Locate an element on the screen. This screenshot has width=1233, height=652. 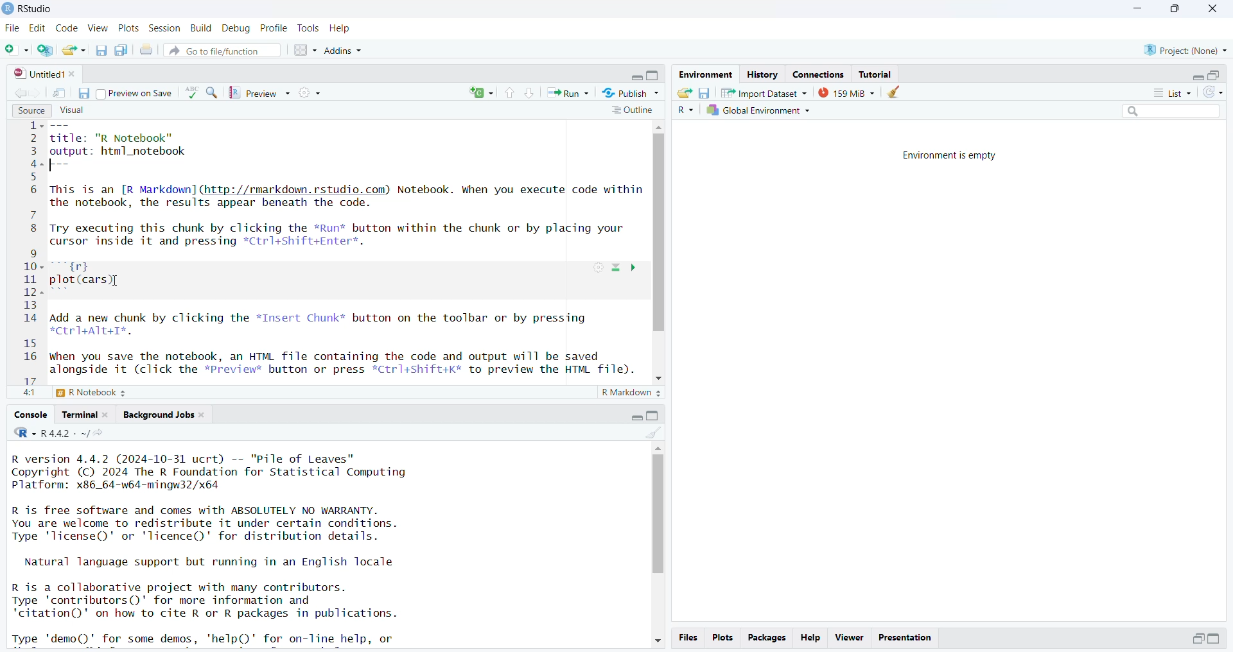
edit is located at coordinates (40, 28).